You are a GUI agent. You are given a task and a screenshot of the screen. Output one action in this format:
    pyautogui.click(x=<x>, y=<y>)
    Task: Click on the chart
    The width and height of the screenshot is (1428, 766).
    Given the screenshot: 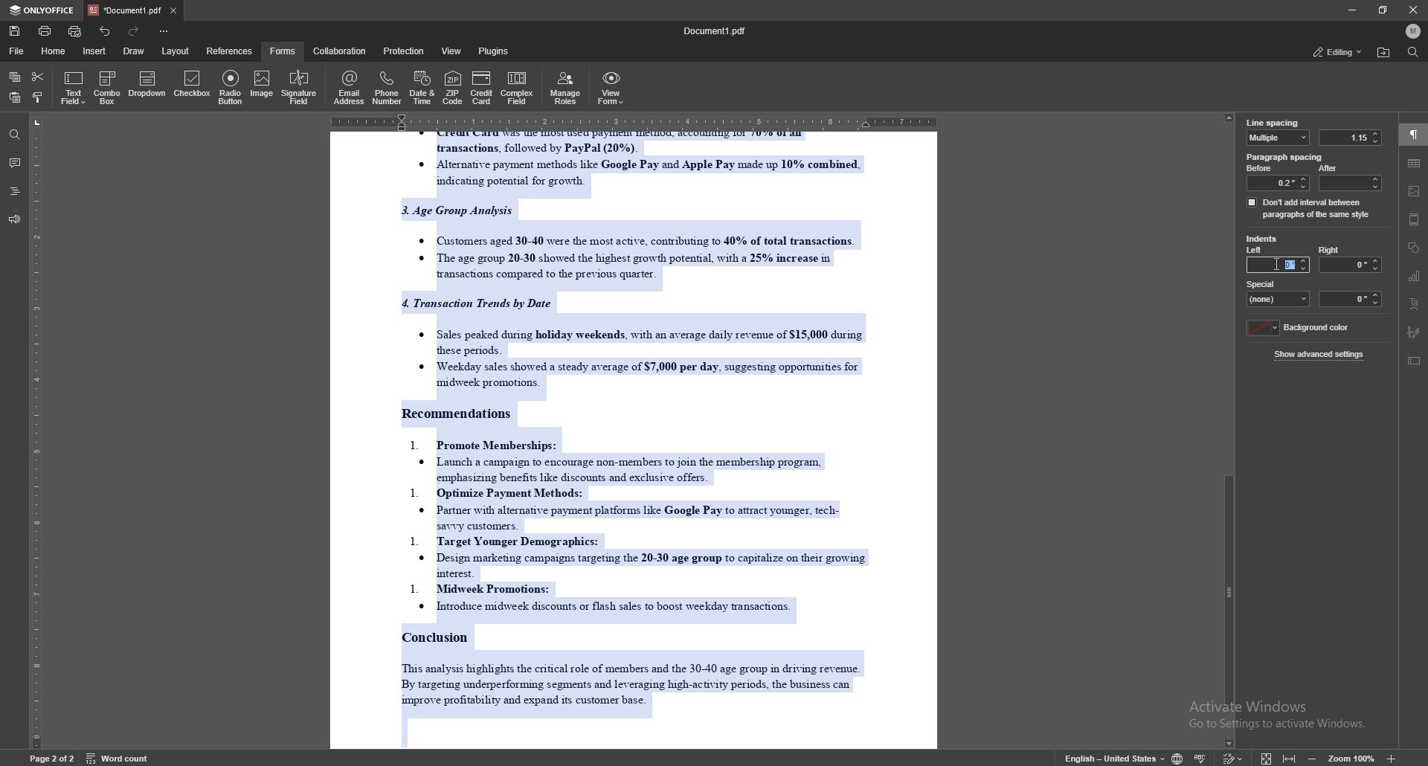 What is the action you would take?
    pyautogui.click(x=1415, y=277)
    